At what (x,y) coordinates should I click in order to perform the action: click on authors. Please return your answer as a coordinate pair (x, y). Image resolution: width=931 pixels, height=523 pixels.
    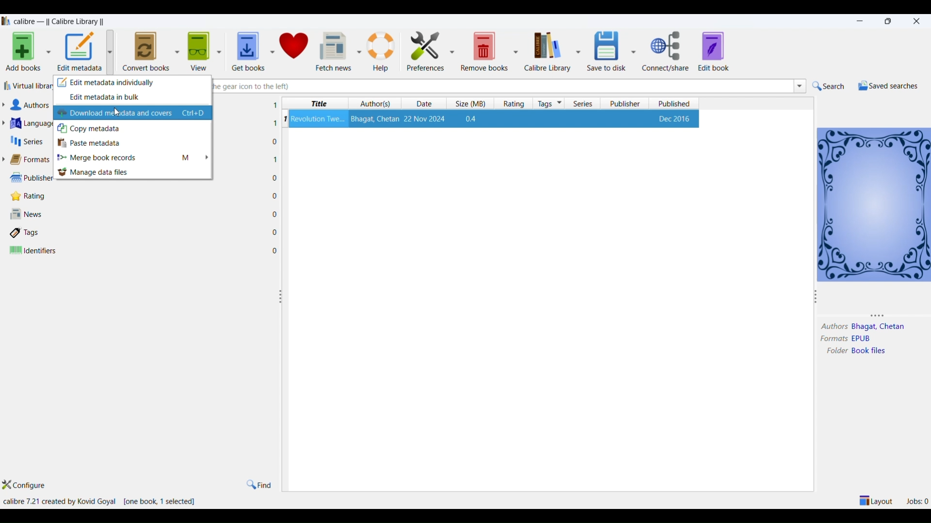
    Looking at the image, I should click on (834, 327).